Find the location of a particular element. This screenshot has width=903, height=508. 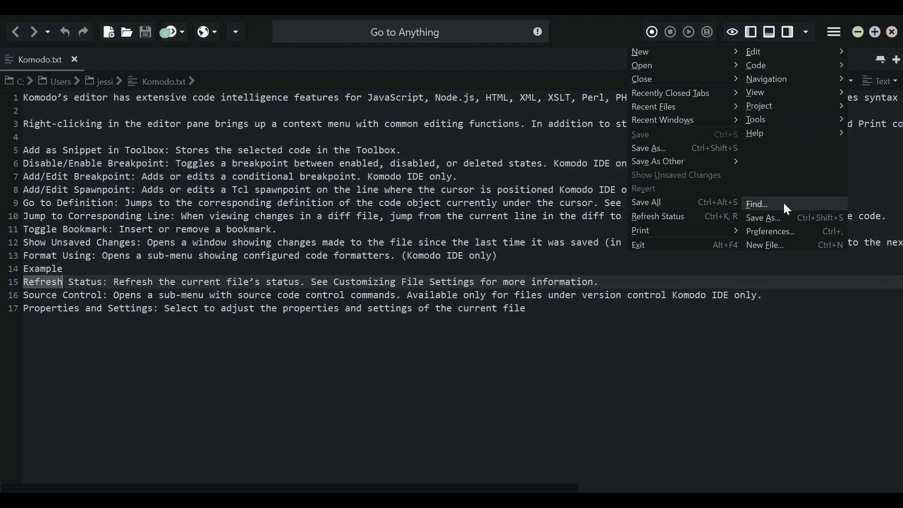

Record Macro is located at coordinates (652, 30).